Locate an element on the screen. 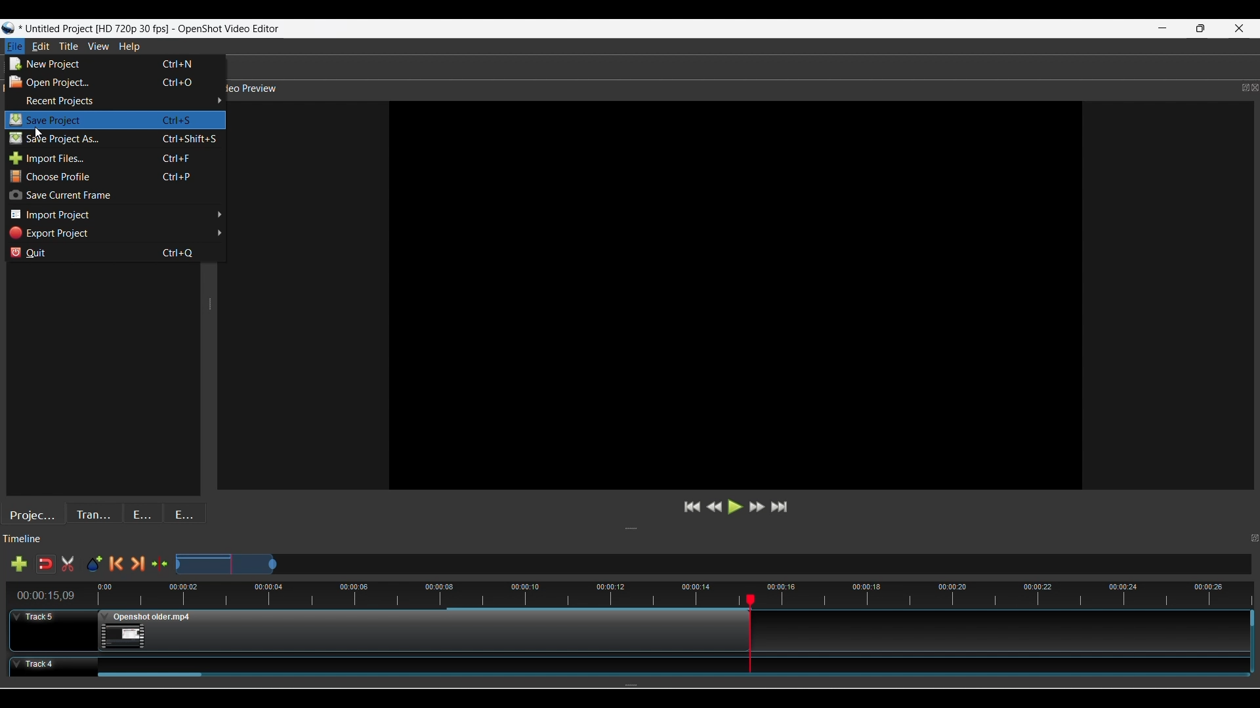 Image resolution: width=1260 pixels, height=708 pixels. Import project options is located at coordinates (115, 215).